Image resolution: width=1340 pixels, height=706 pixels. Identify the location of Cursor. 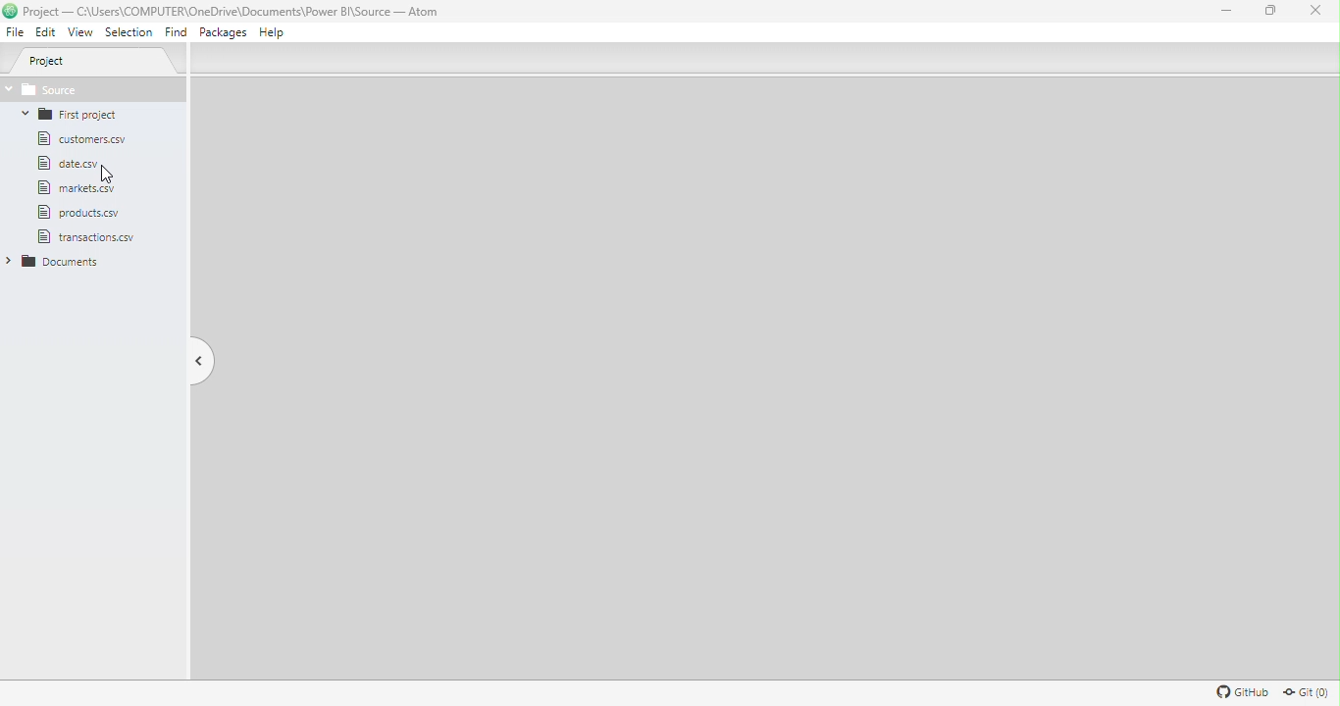
(107, 173).